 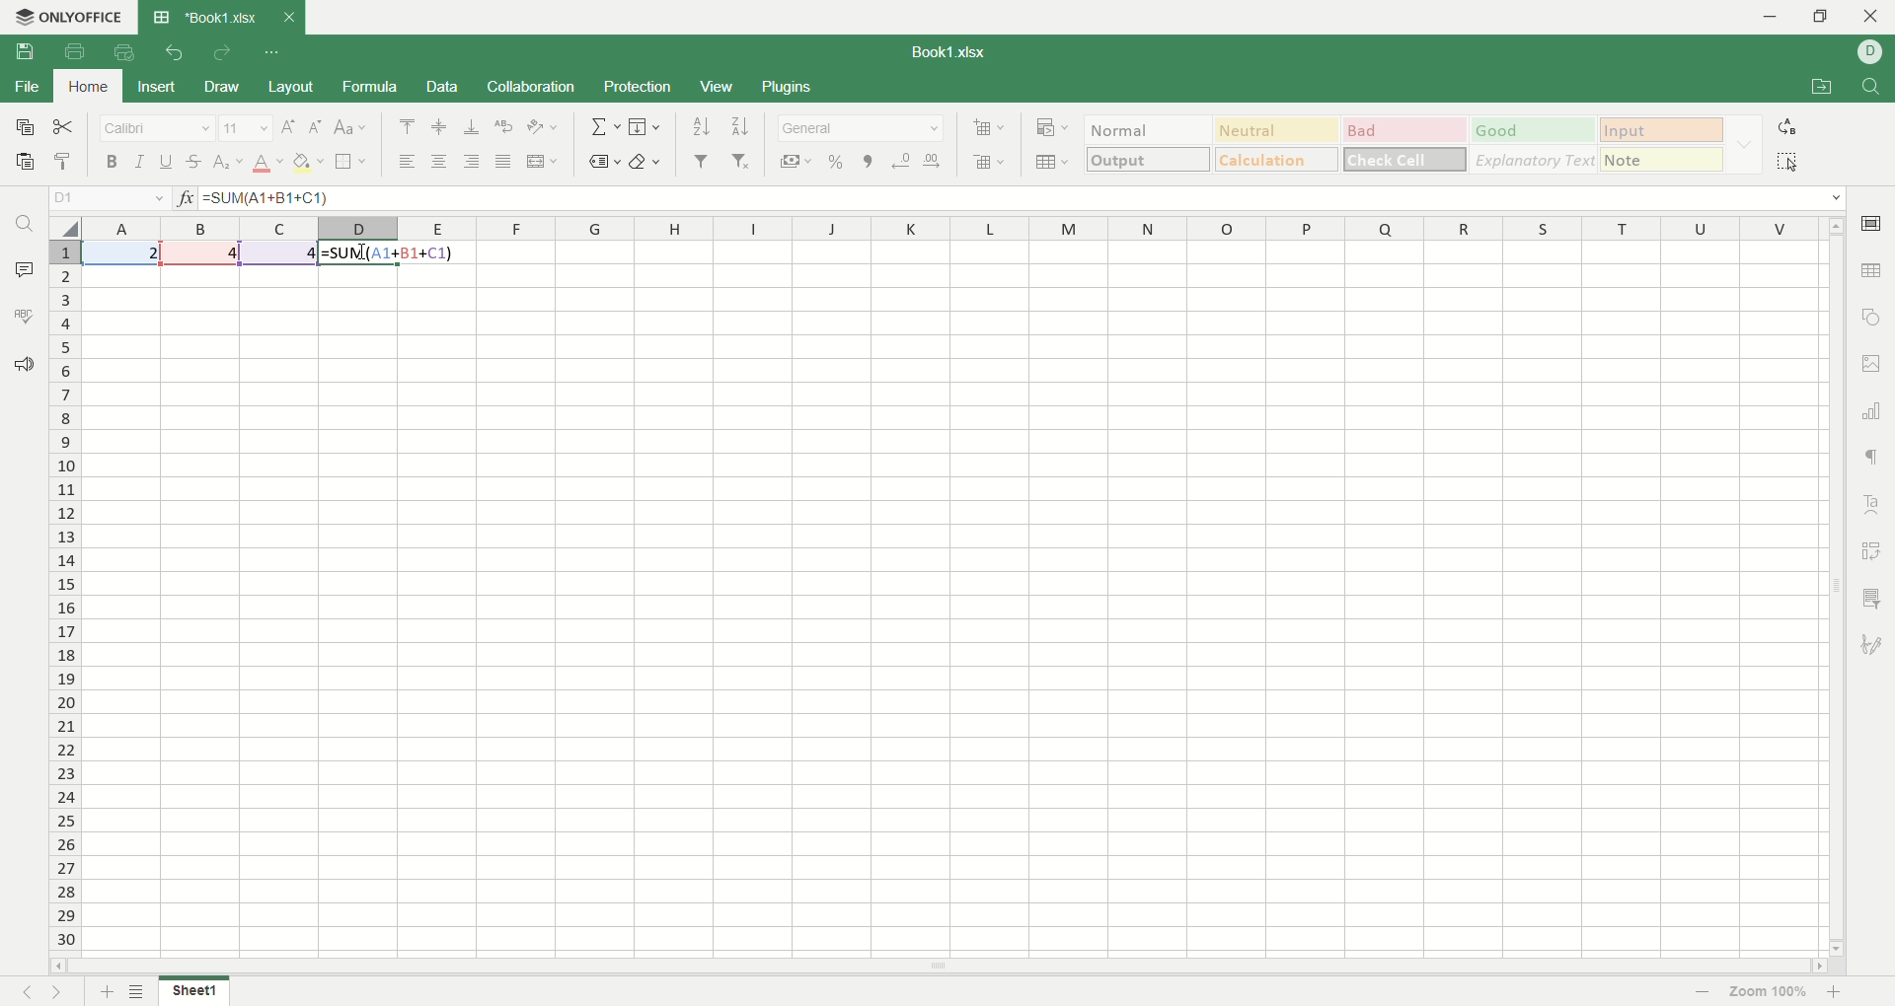 What do you see at coordinates (66, 161) in the screenshot?
I see `copy style` at bounding box center [66, 161].